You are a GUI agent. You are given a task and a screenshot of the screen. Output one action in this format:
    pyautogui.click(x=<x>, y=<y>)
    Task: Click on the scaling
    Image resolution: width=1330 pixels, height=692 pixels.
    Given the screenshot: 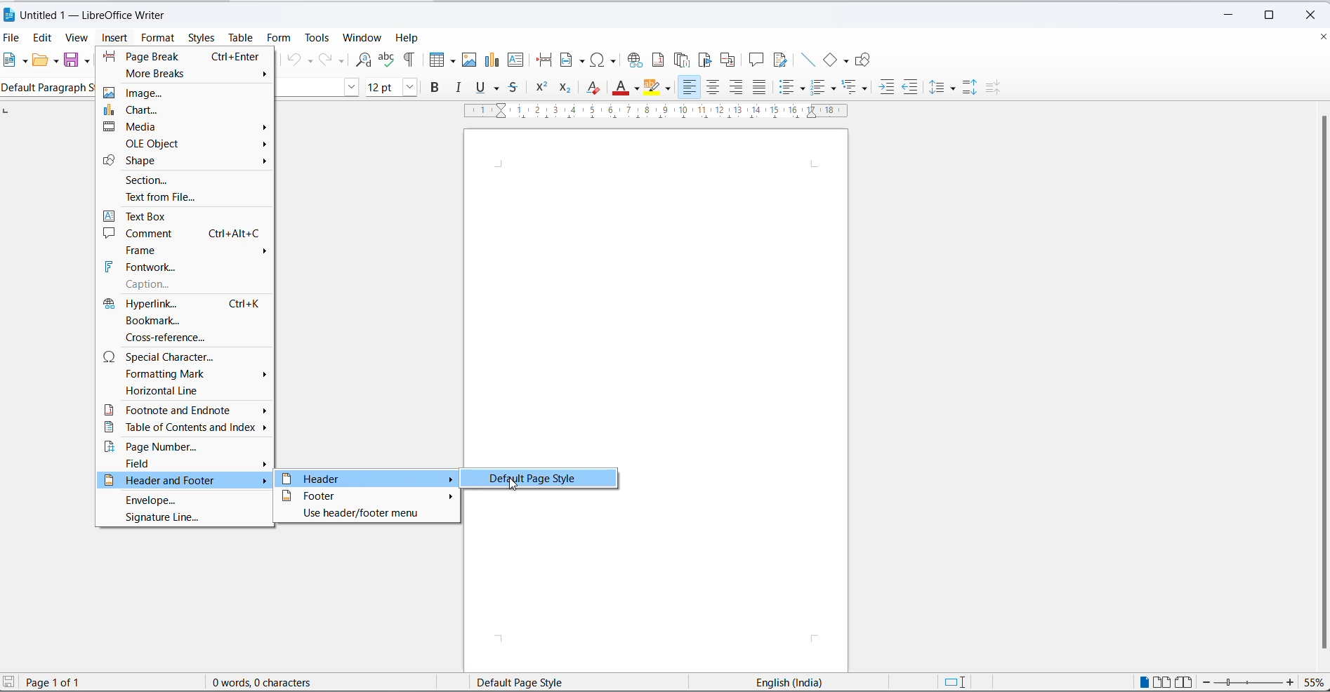 What is the action you would take?
    pyautogui.click(x=668, y=114)
    